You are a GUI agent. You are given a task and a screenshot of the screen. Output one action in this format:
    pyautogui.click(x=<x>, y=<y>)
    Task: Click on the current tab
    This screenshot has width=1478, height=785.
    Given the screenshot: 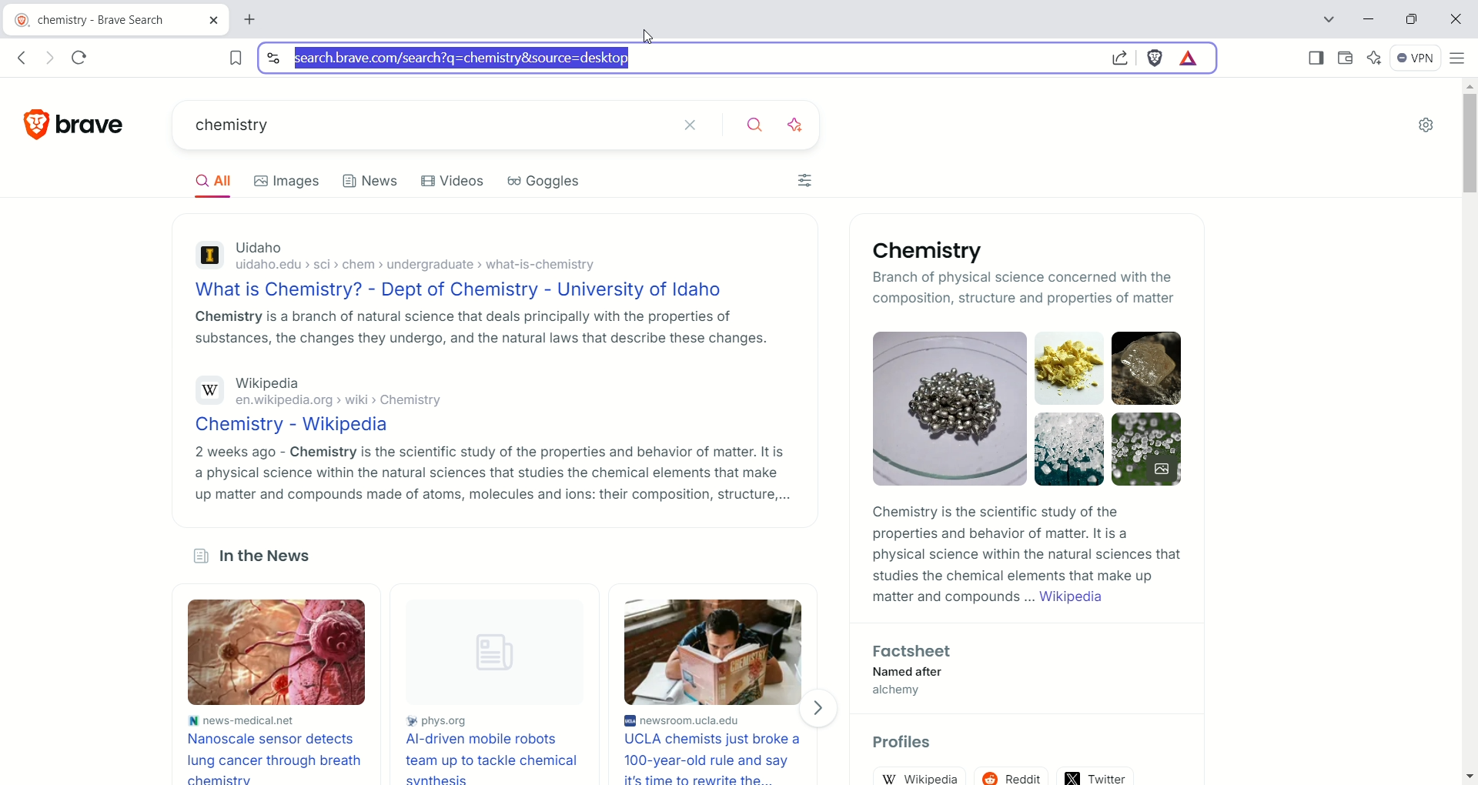 What is the action you would take?
    pyautogui.click(x=116, y=21)
    